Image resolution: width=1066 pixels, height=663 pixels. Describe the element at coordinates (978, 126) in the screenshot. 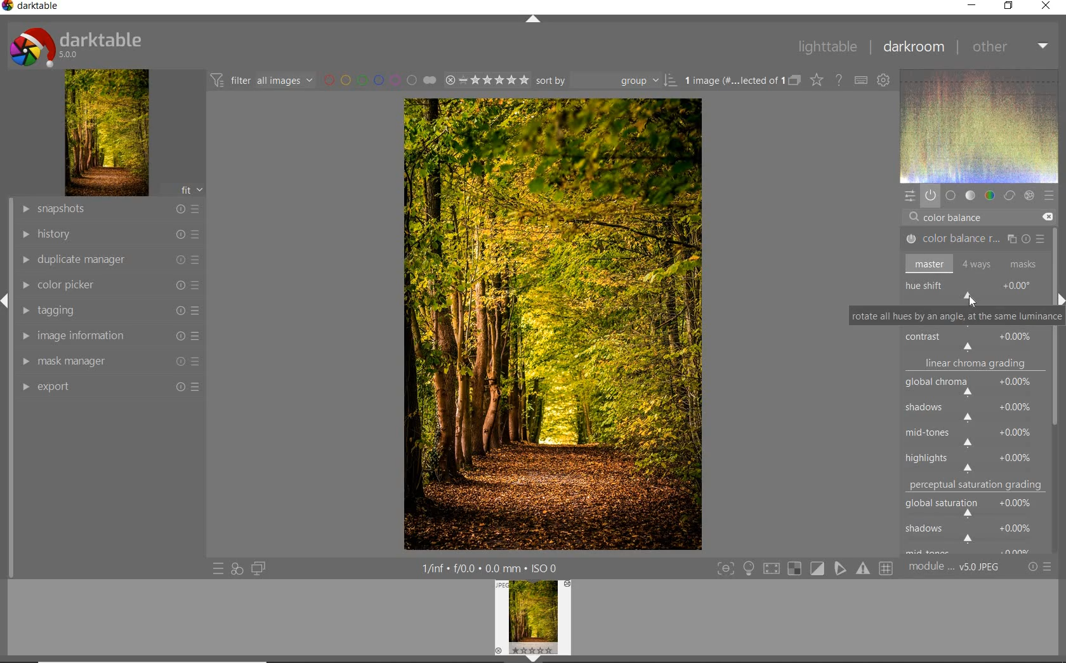

I see `wave form` at that location.